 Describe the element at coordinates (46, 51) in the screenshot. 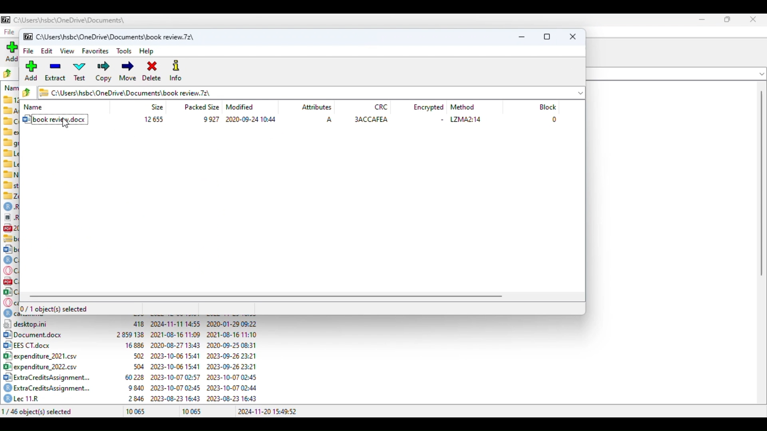

I see `edit` at that location.